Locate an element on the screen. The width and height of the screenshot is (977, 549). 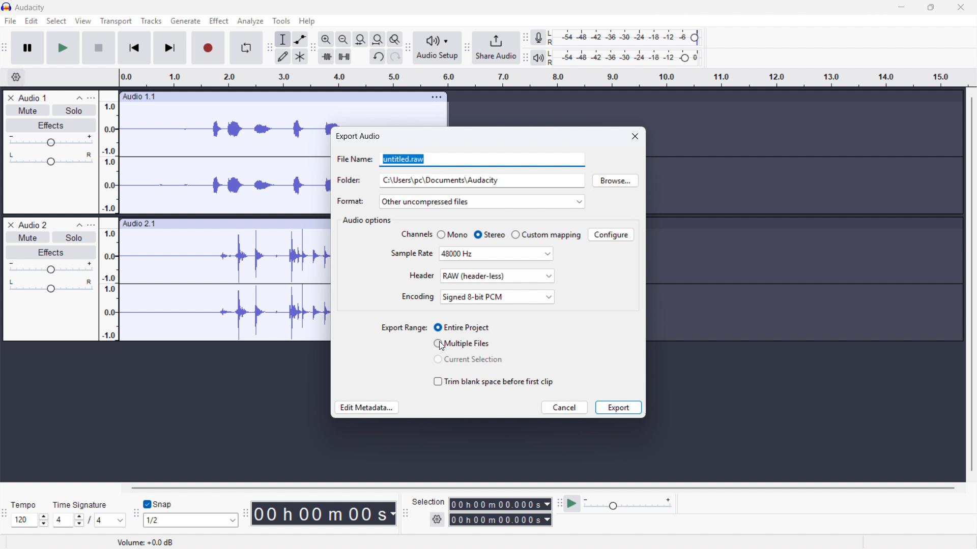
channels is located at coordinates (415, 234).